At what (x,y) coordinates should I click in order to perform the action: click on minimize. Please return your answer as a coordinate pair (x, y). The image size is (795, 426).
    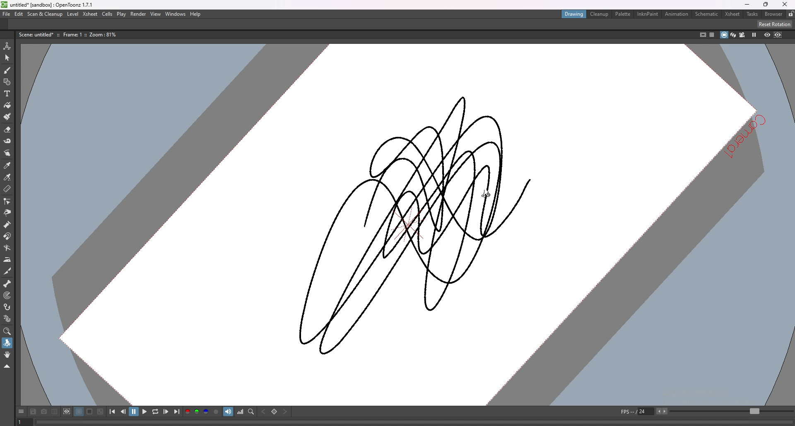
    Looking at the image, I should click on (748, 5).